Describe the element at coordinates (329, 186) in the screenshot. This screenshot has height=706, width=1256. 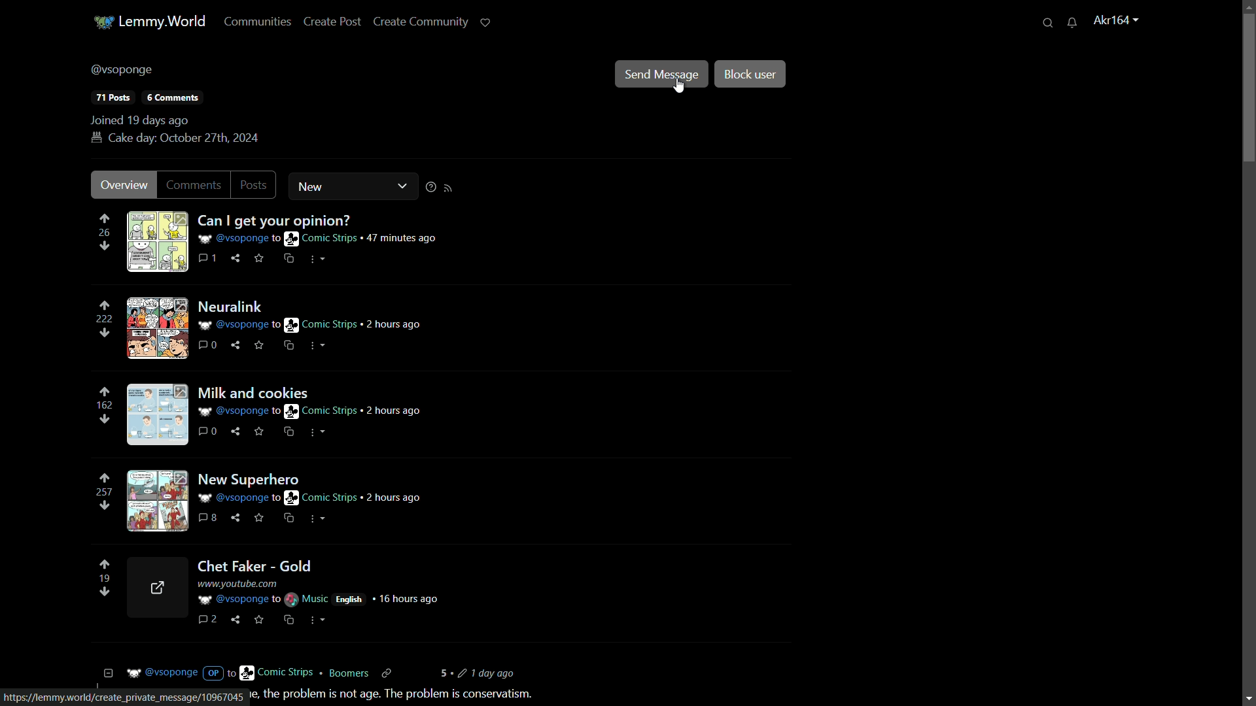
I see `new` at that location.